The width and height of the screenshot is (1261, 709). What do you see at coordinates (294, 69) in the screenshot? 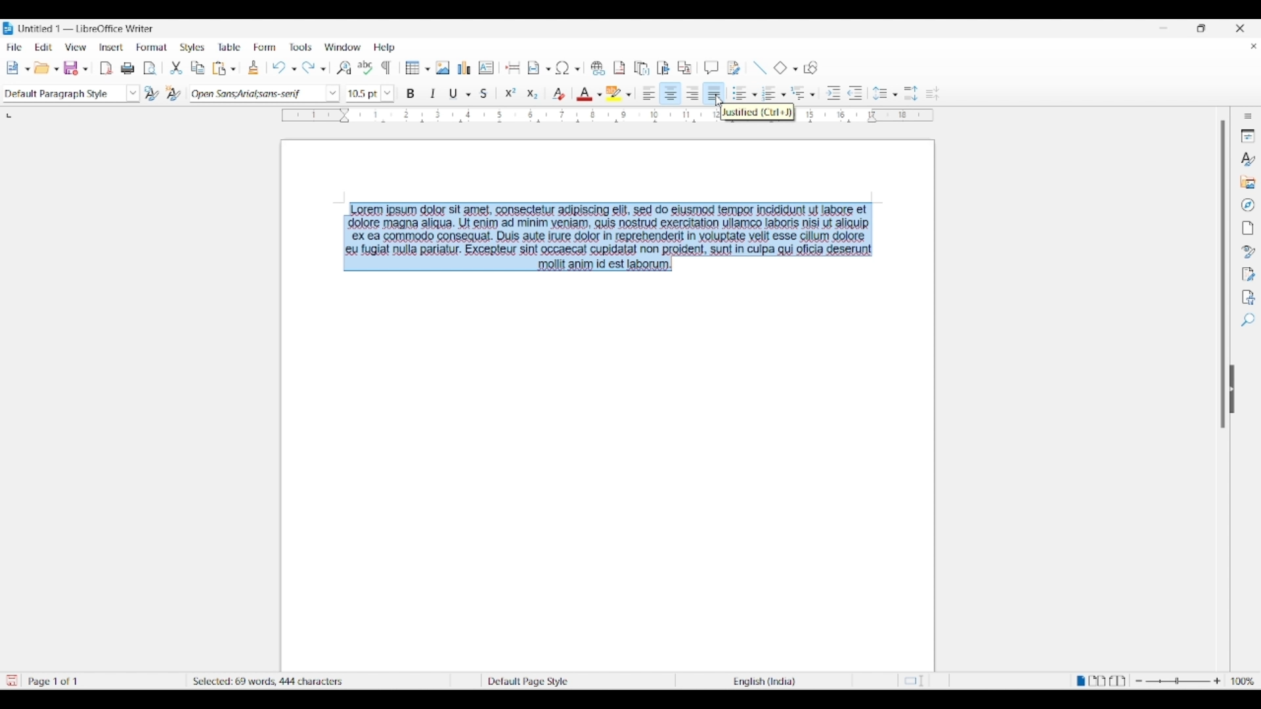
I see `Undo specific action` at bounding box center [294, 69].